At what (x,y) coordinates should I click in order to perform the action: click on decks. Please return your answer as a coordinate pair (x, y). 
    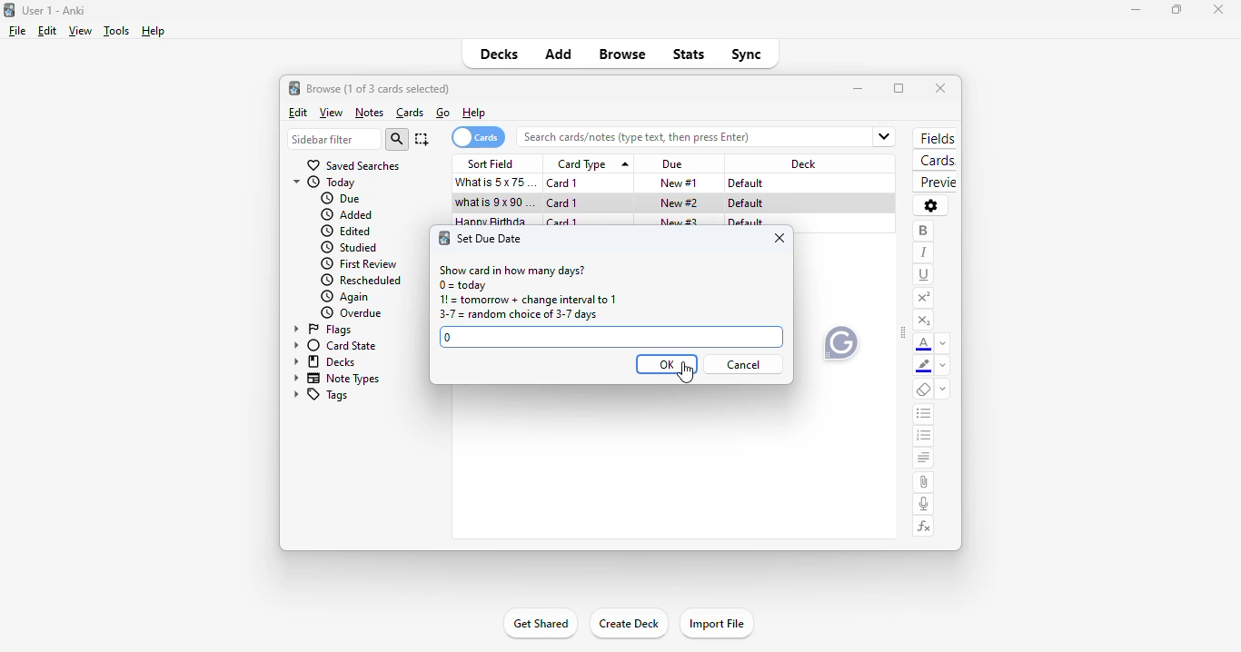
    Looking at the image, I should click on (323, 361).